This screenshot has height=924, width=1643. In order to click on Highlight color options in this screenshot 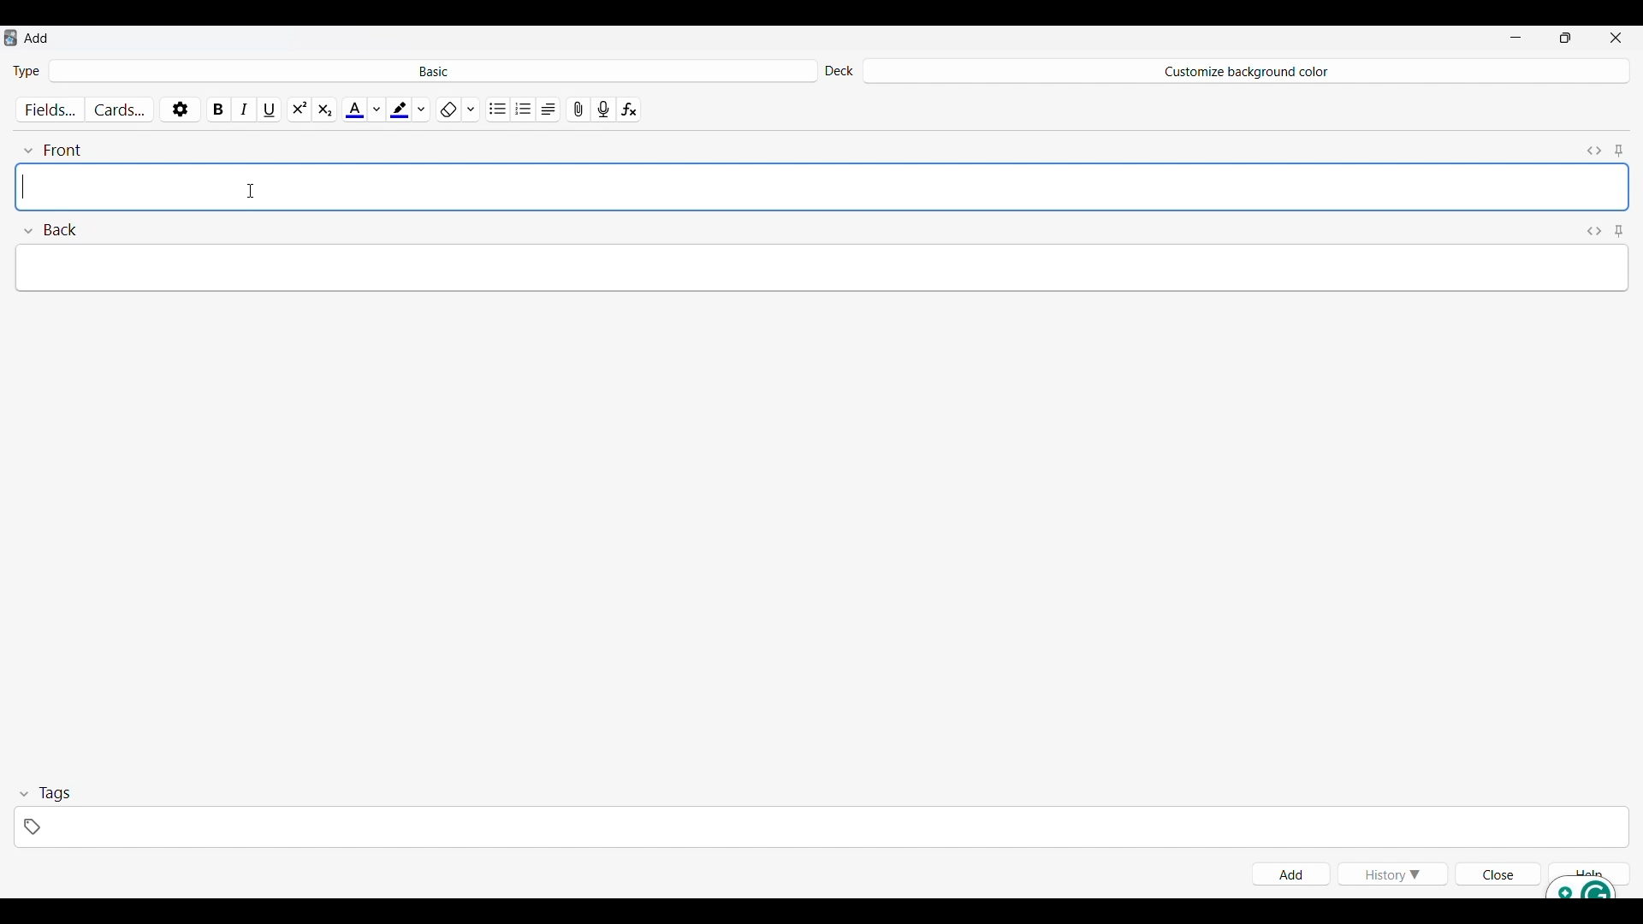, I will do `click(422, 106)`.